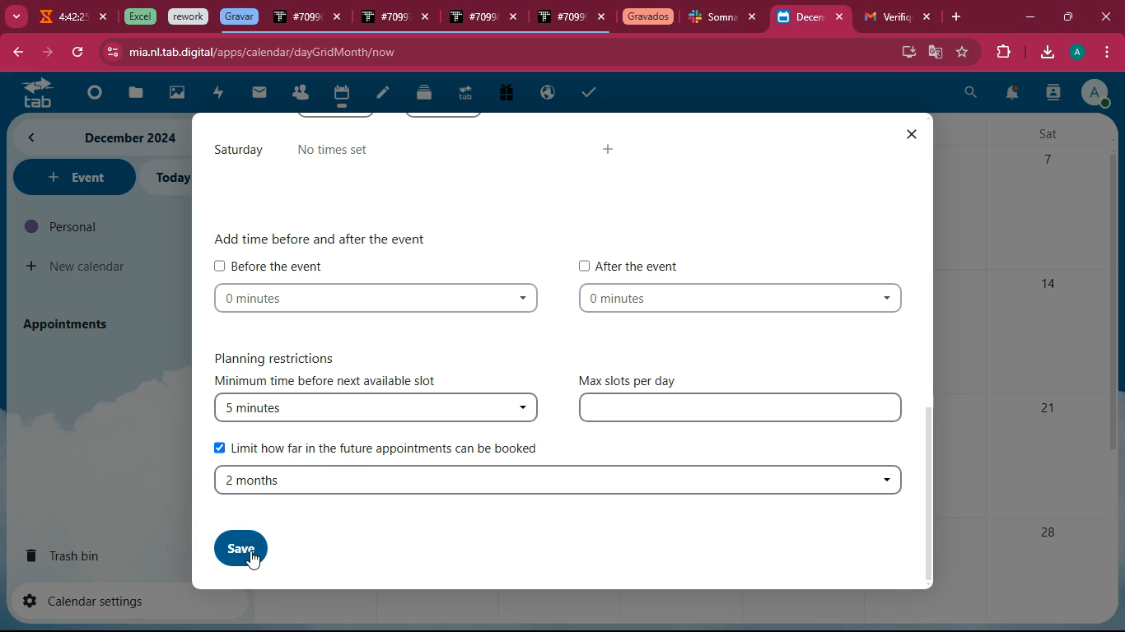  I want to click on time, so click(377, 300).